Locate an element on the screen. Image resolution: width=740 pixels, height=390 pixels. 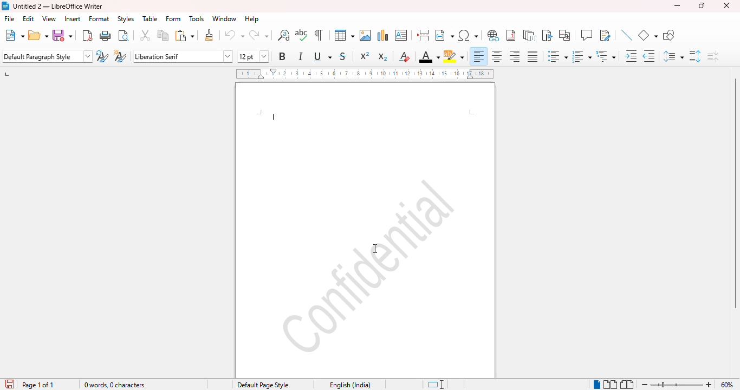
font color is located at coordinates (429, 57).